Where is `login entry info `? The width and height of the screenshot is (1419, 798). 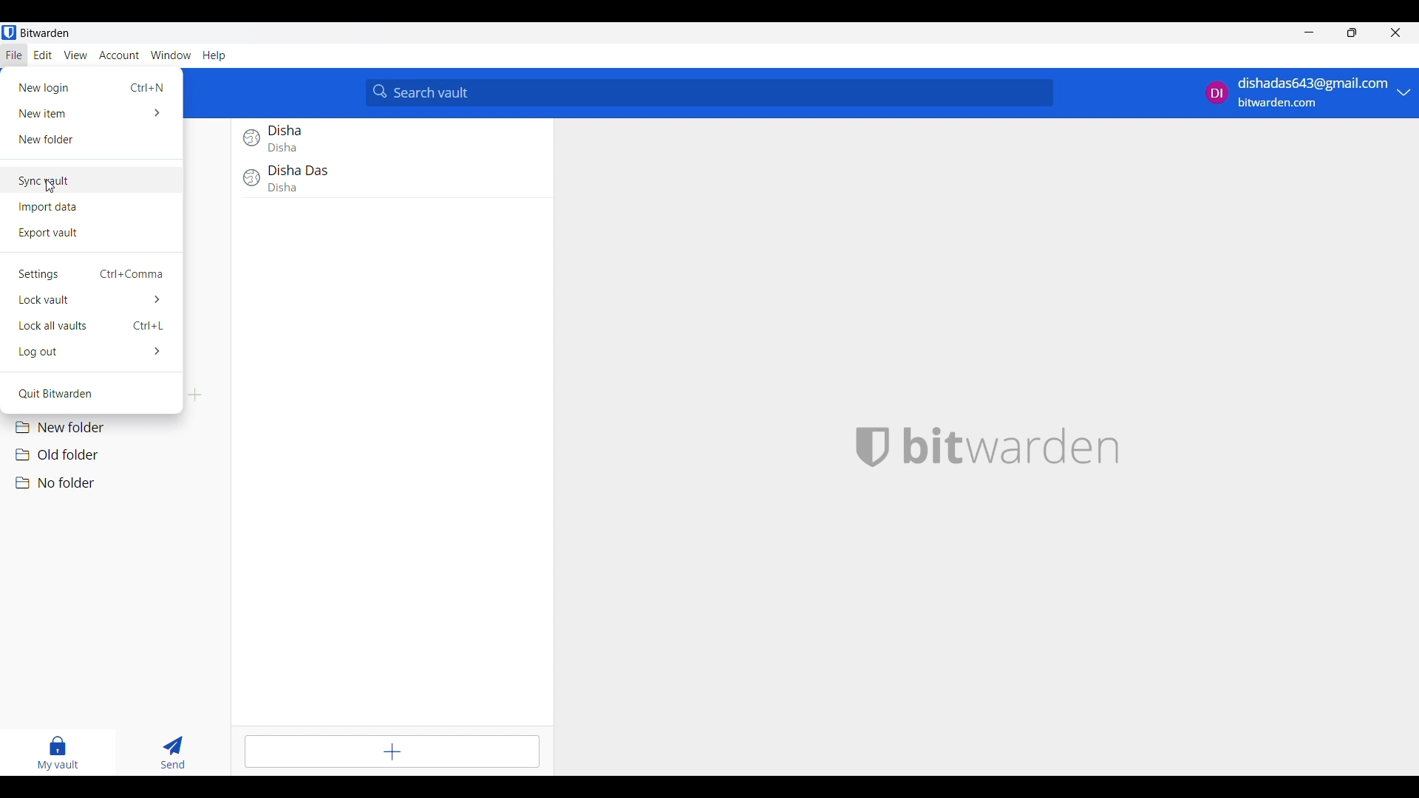
login entry info  is located at coordinates (387, 181).